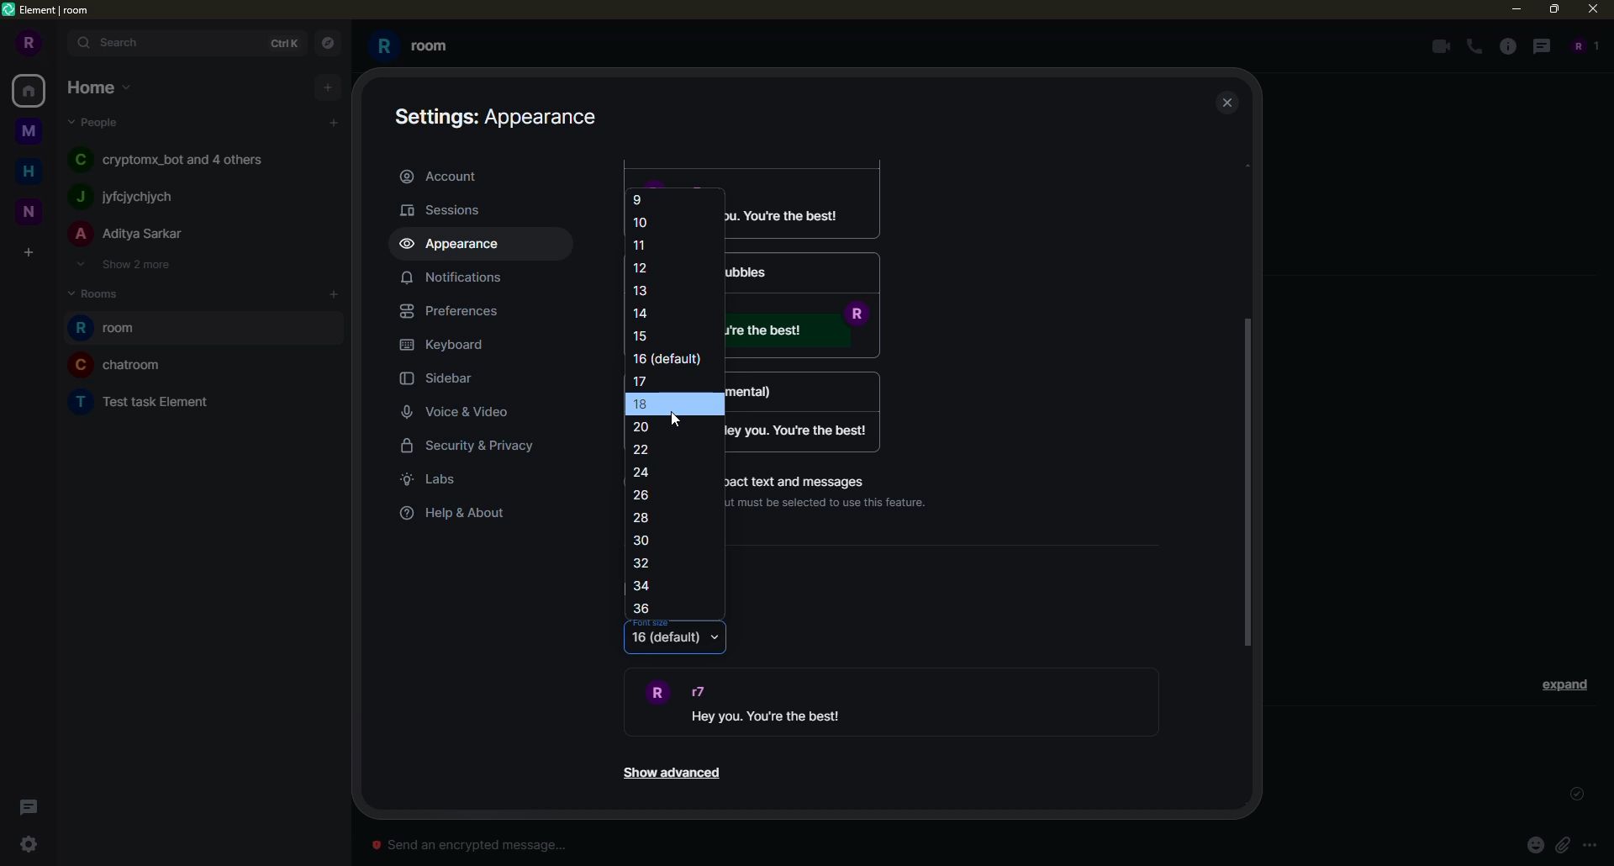  What do you see at coordinates (1555, 10) in the screenshot?
I see `maximize` at bounding box center [1555, 10].